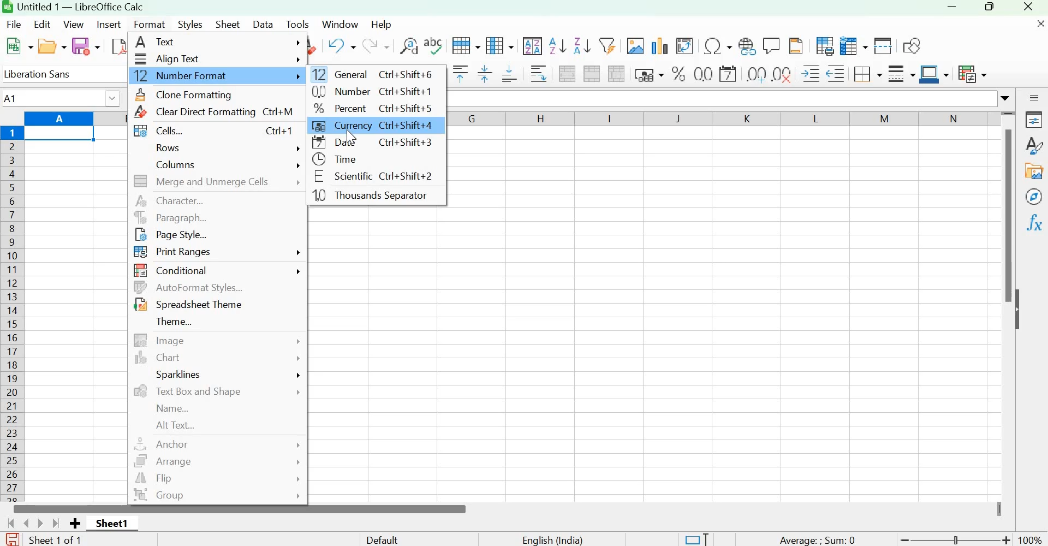 This screenshot has width=1048, height=546. What do you see at coordinates (722, 307) in the screenshot?
I see `workspace` at bounding box center [722, 307].